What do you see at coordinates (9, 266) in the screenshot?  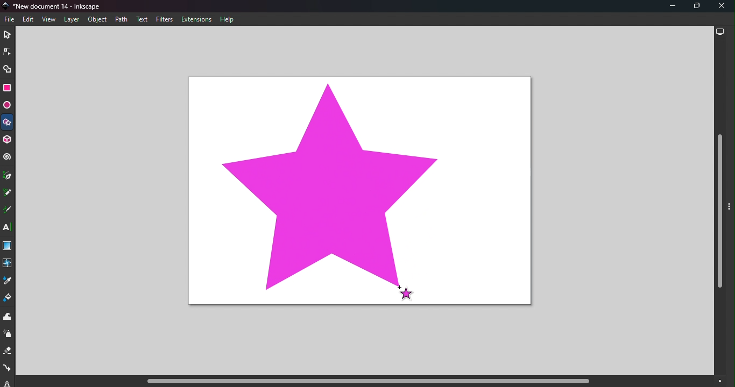 I see `Mesh tool` at bounding box center [9, 266].